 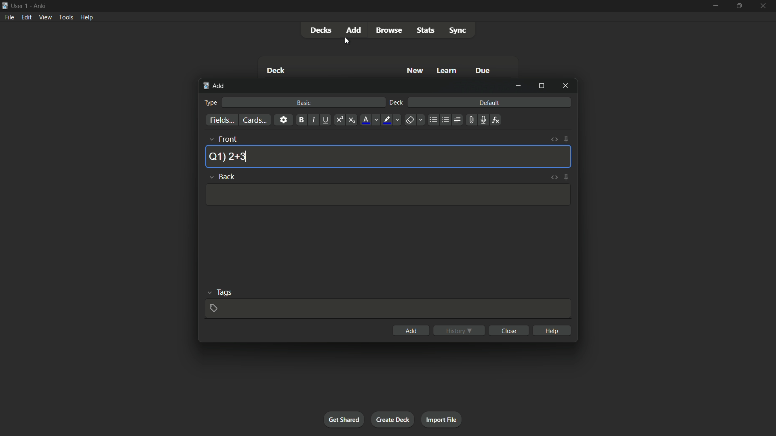 I want to click on add tag, so click(x=213, y=308).